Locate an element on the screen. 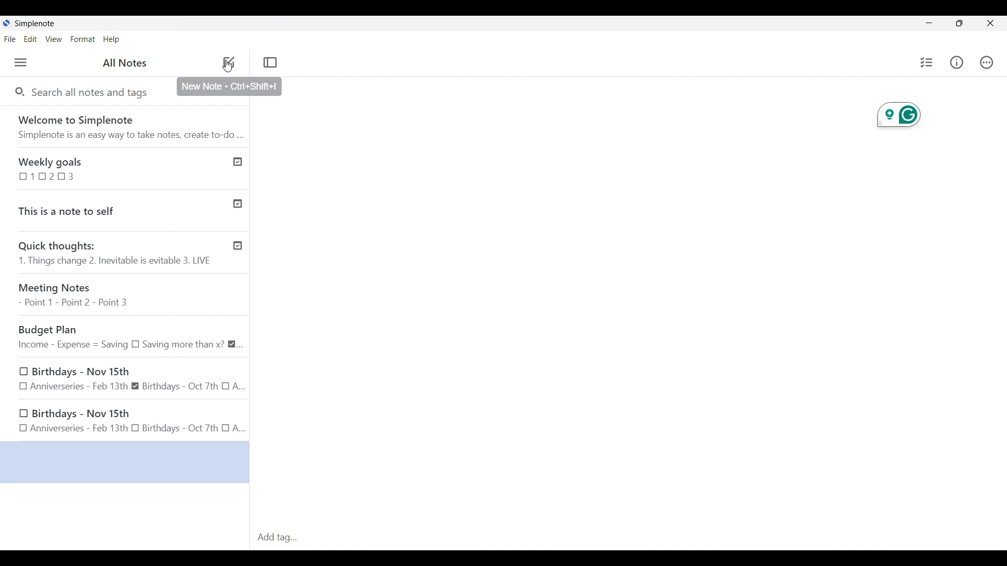  Help menu is located at coordinates (112, 39).